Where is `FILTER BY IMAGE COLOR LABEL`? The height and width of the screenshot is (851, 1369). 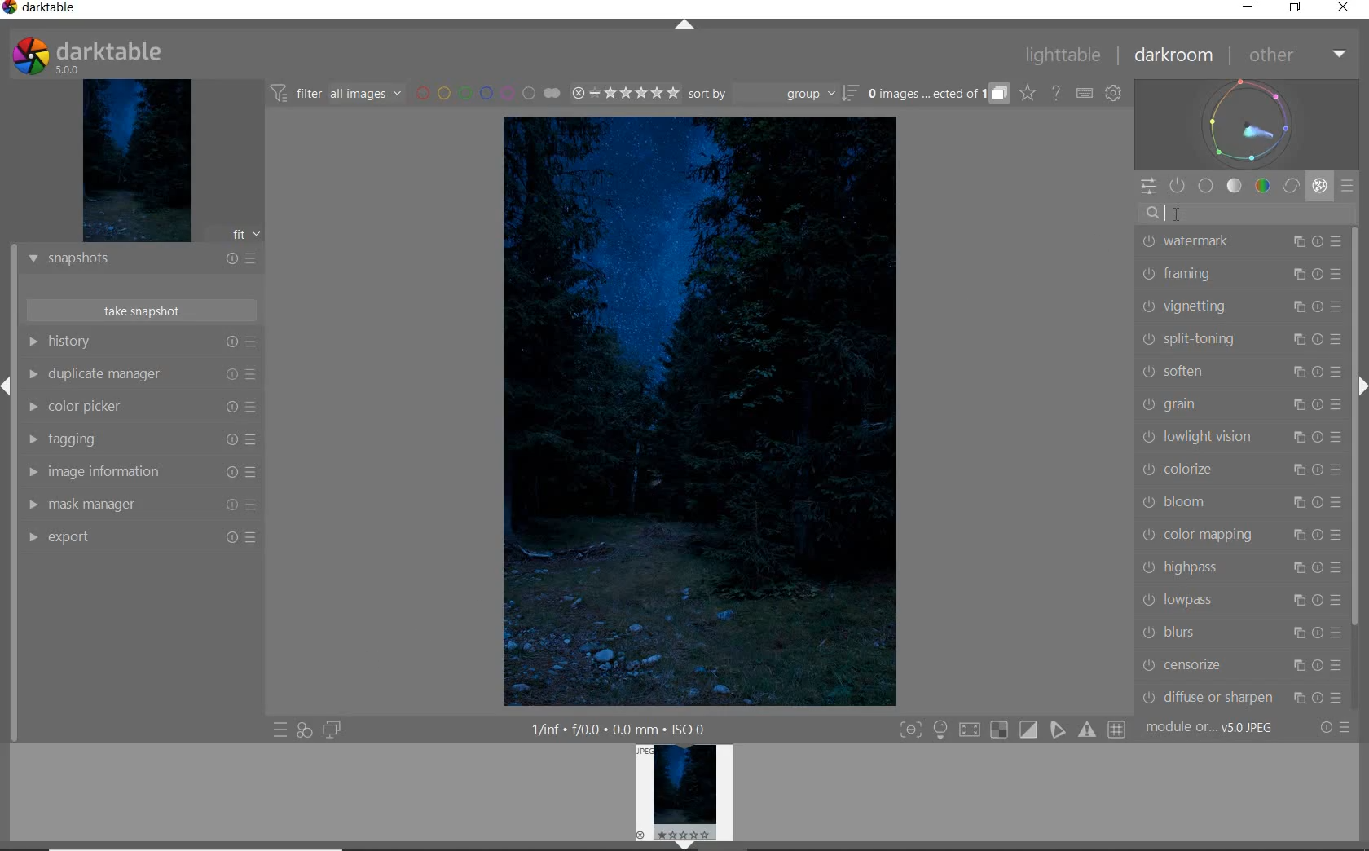 FILTER BY IMAGE COLOR LABEL is located at coordinates (488, 95).